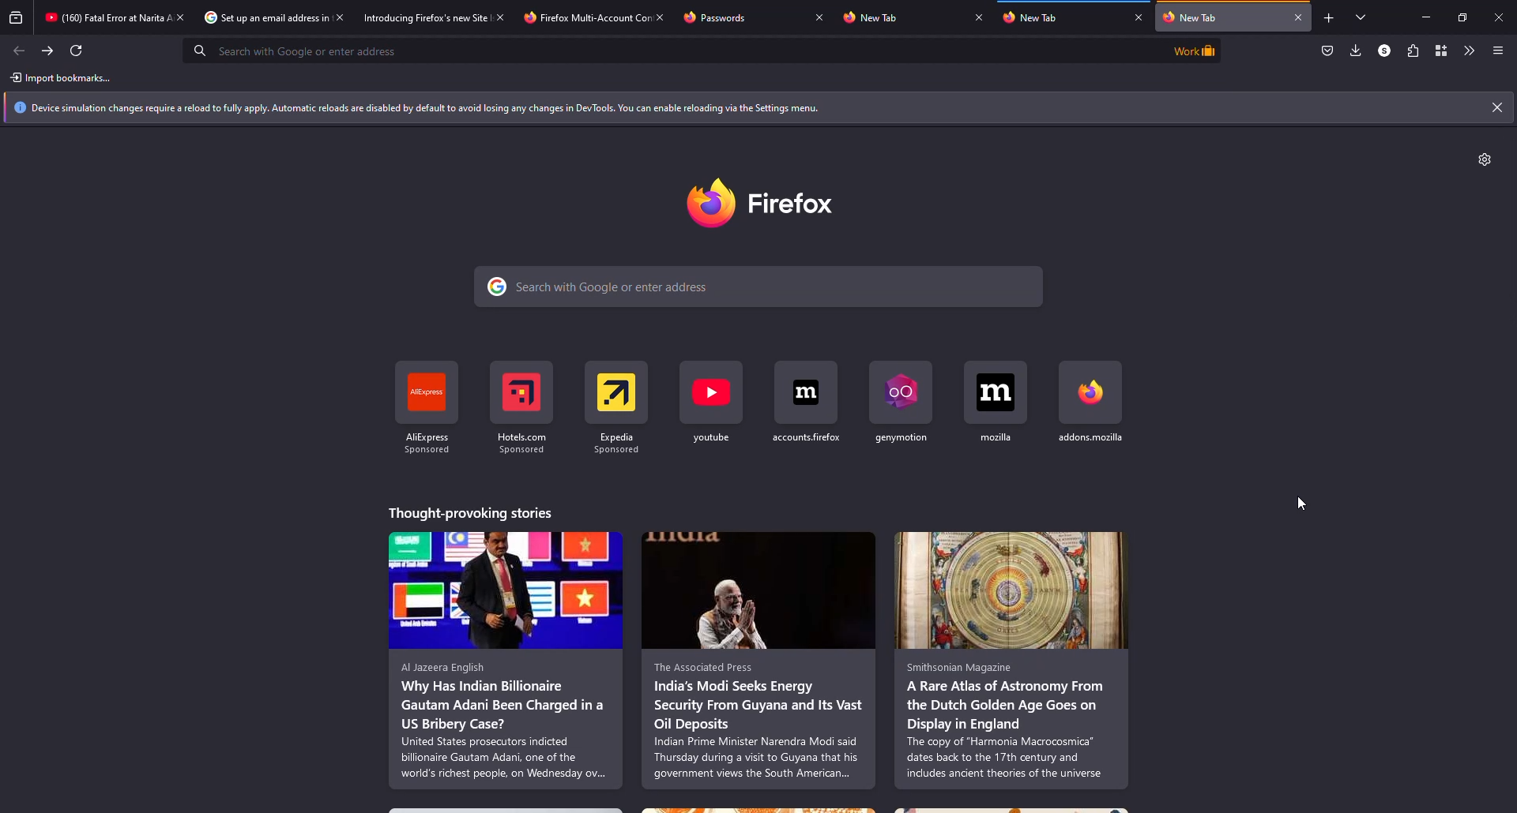 The height and width of the screenshot is (813, 1517). What do you see at coordinates (1302, 503) in the screenshot?
I see `Cursor` at bounding box center [1302, 503].